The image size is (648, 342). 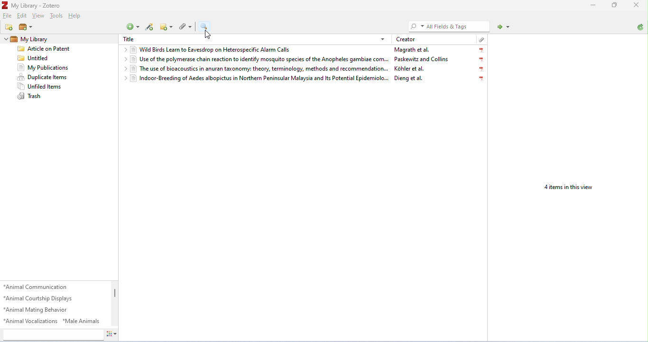 What do you see at coordinates (481, 79) in the screenshot?
I see `pdf icon` at bounding box center [481, 79].